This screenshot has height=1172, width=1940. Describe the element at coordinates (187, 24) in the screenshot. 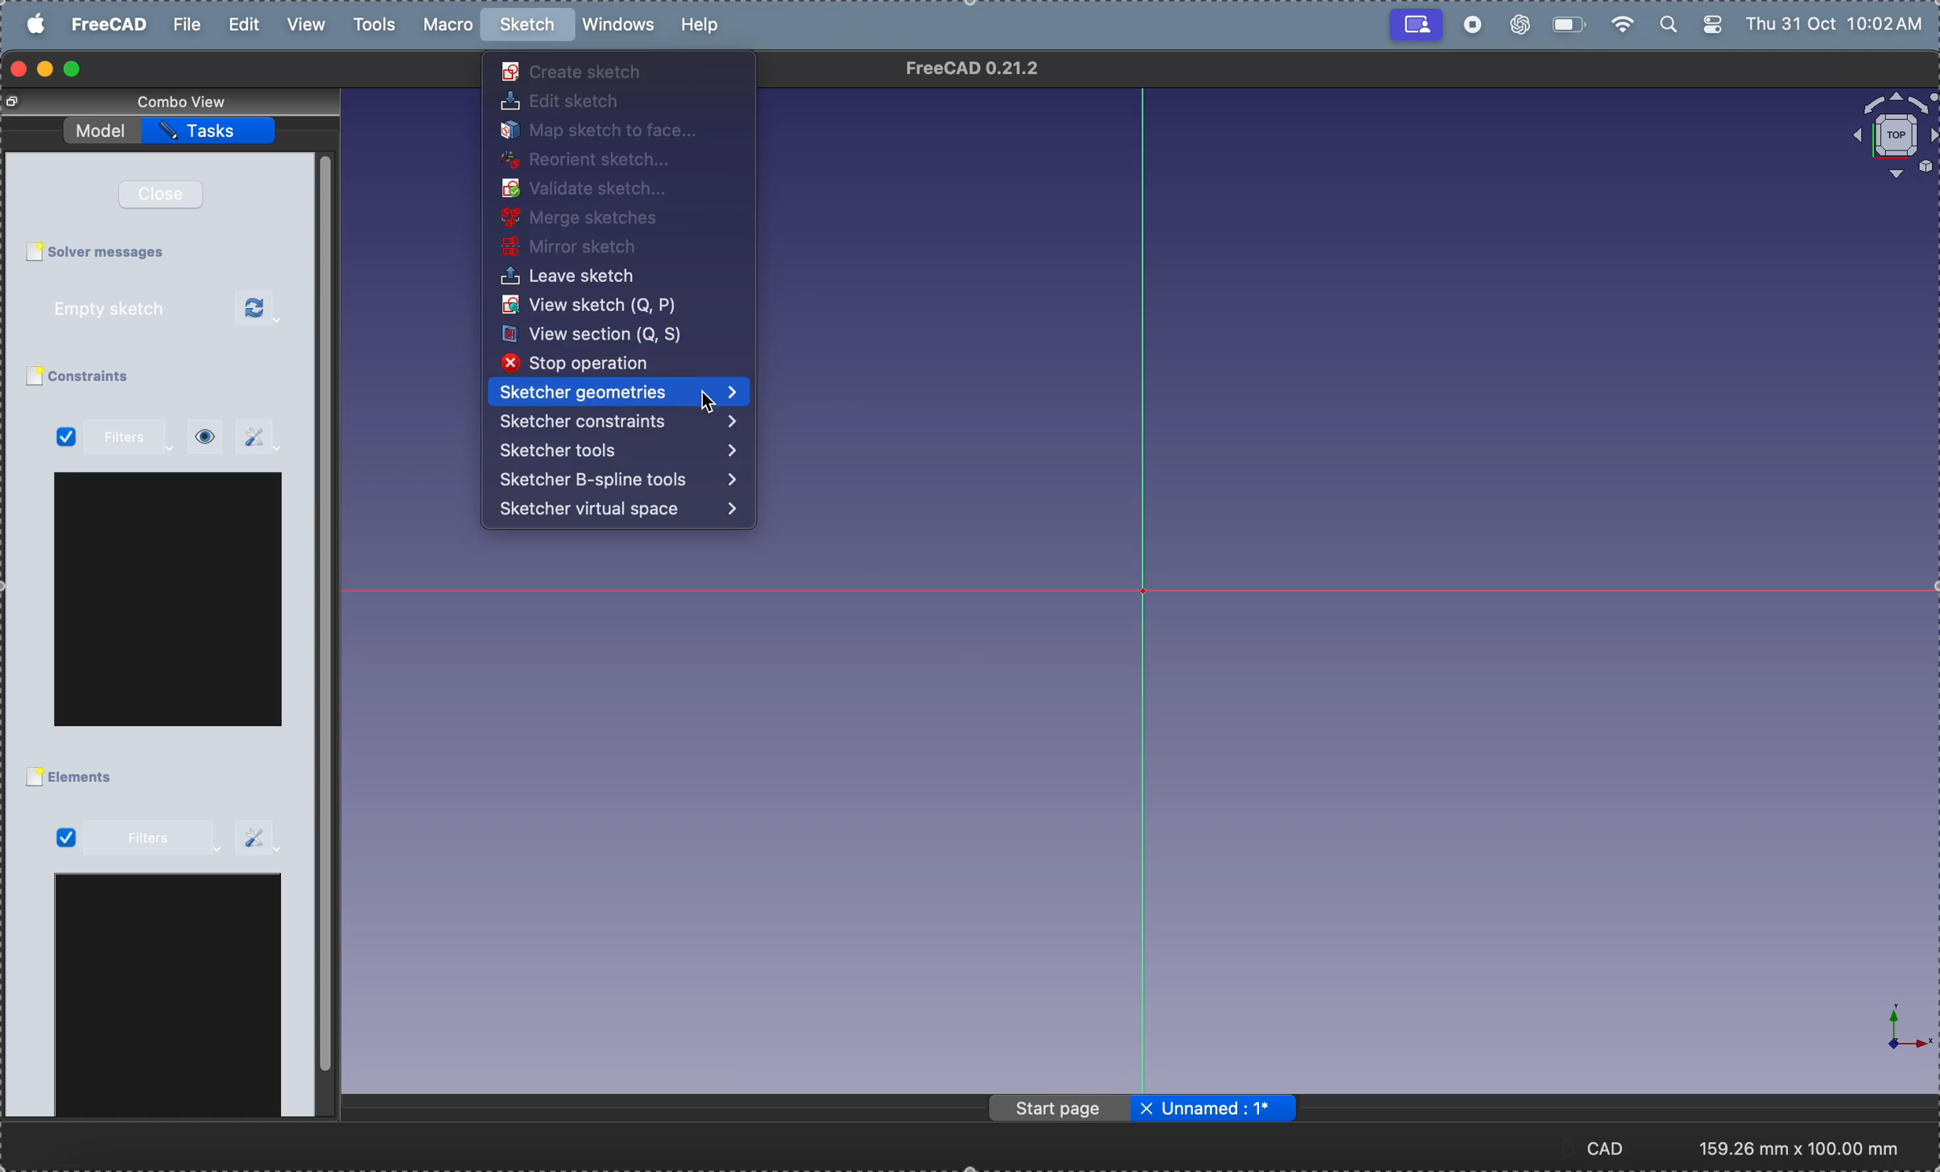

I see `file` at that location.